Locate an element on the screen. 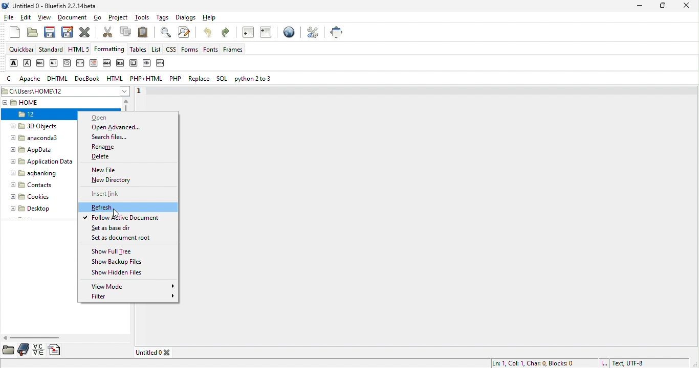 This screenshot has height=368, width=699. refresh is located at coordinates (128, 208).